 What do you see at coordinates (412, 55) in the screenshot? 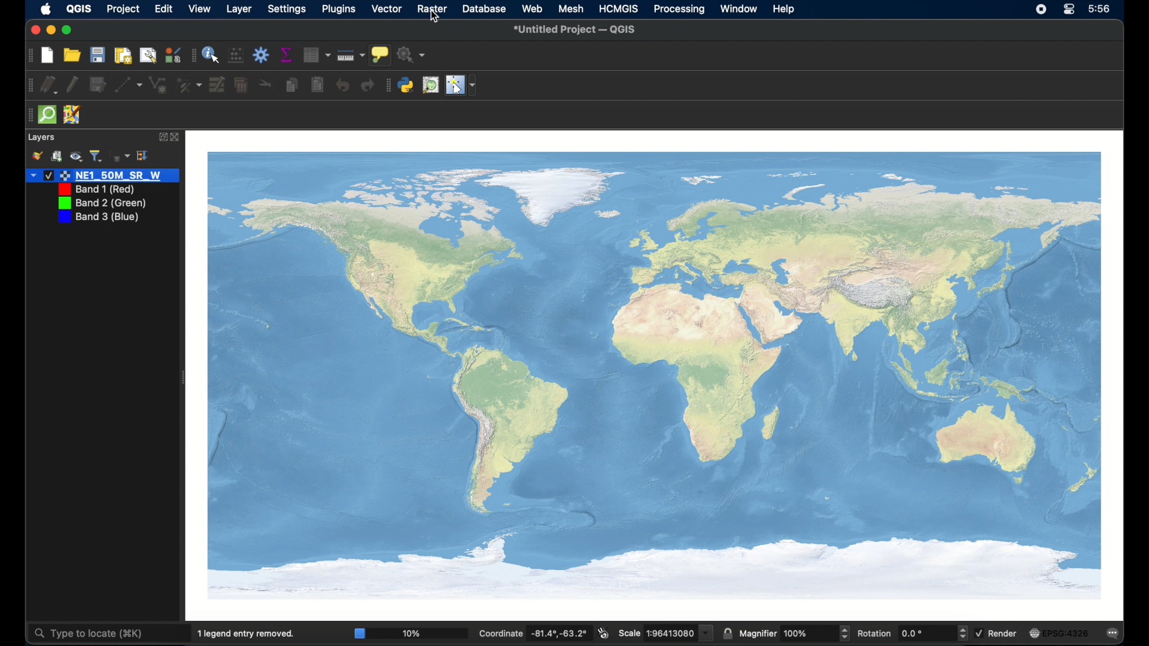
I see `no action selected ` at bounding box center [412, 55].